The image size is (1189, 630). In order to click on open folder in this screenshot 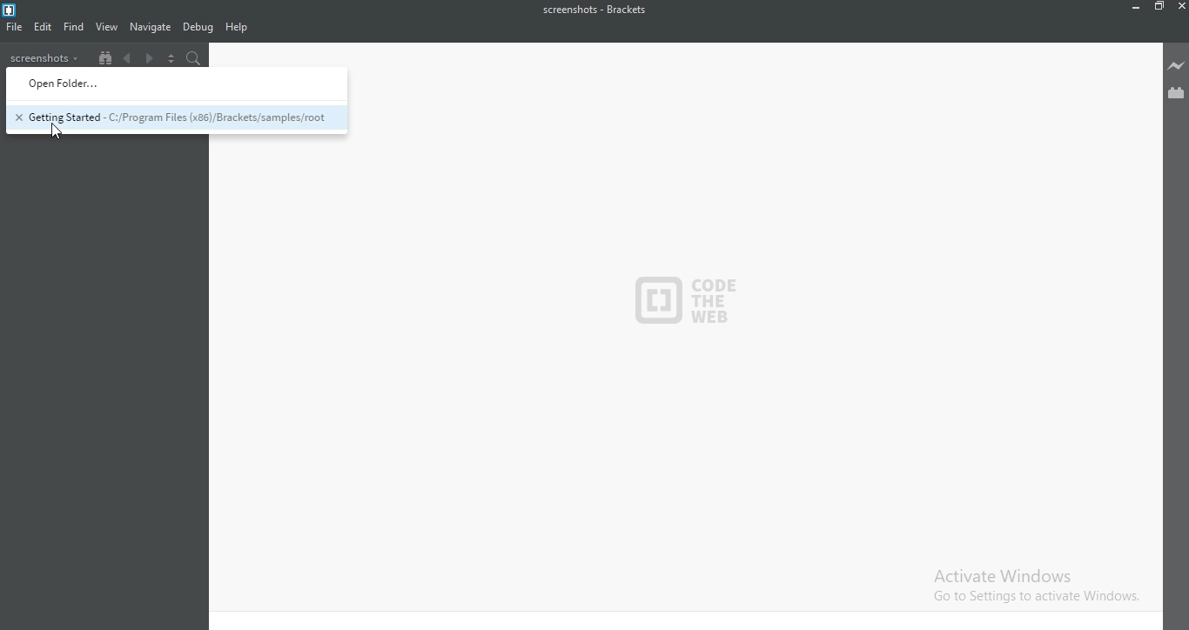, I will do `click(178, 84)`.